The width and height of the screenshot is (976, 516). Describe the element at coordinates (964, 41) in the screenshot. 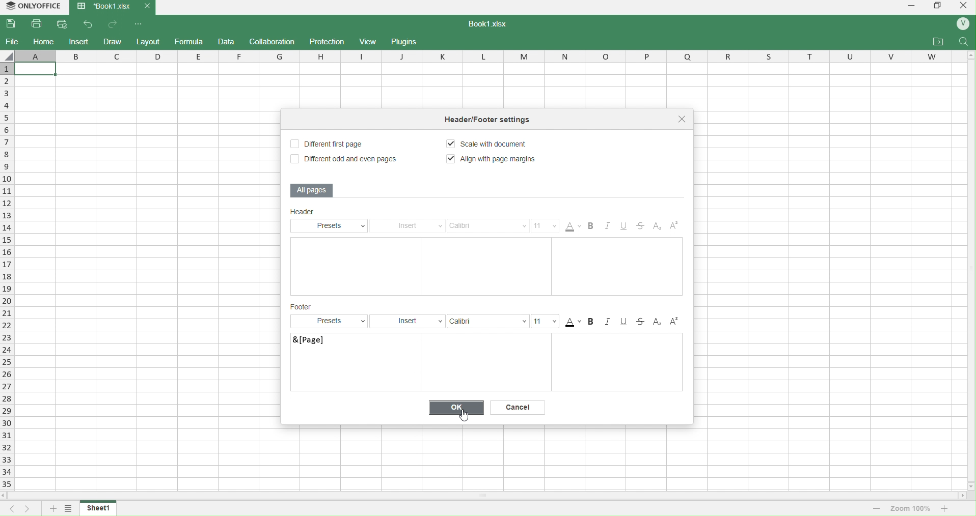

I see `search` at that location.